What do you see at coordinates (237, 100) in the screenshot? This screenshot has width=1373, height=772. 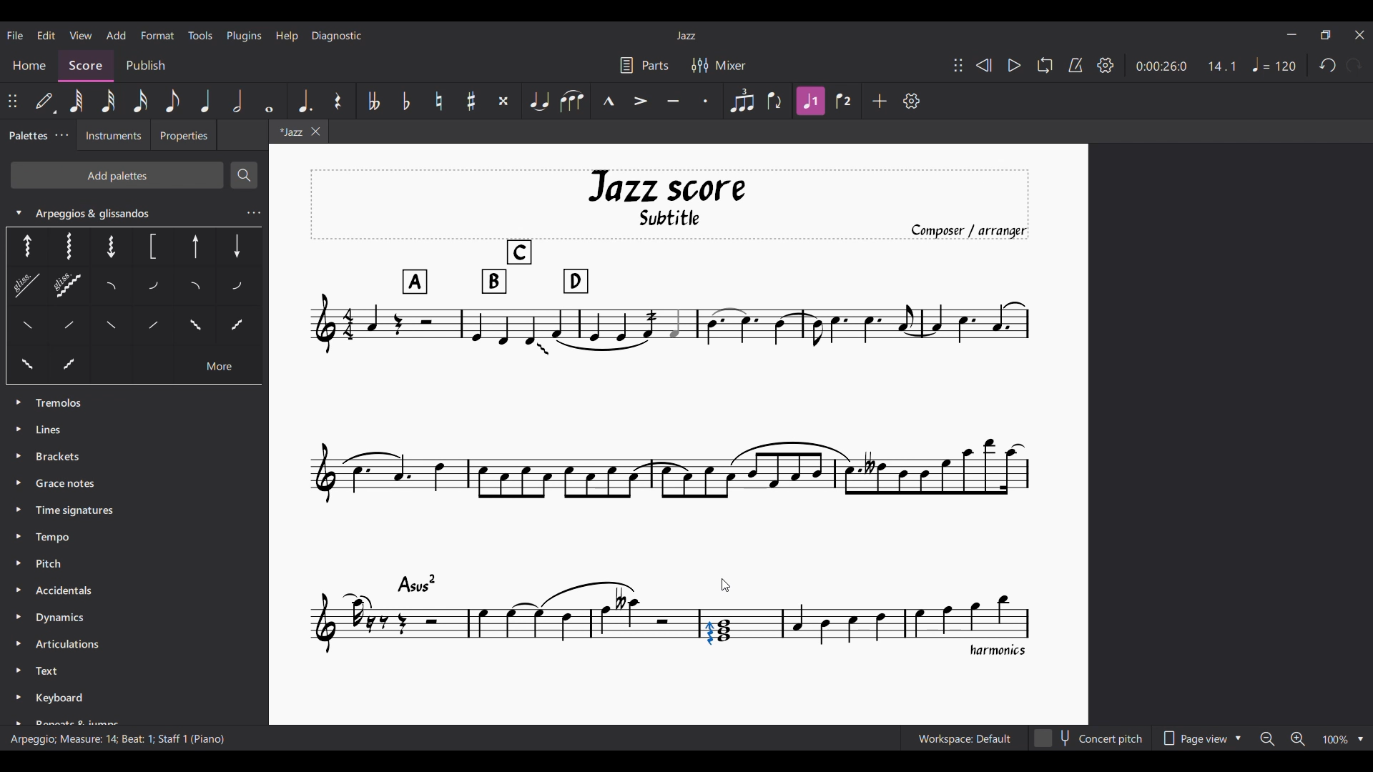 I see `Half note` at bounding box center [237, 100].